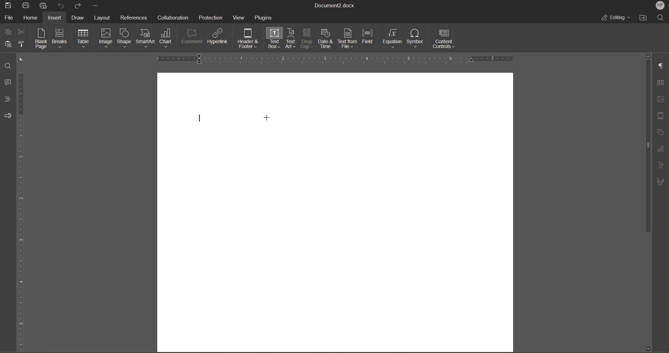  What do you see at coordinates (8, 116) in the screenshot?
I see `Feedback and Support` at bounding box center [8, 116].